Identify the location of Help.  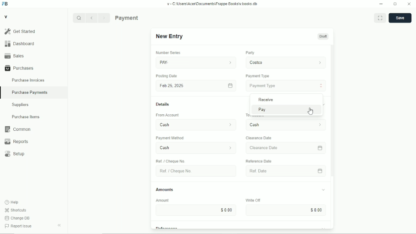
(12, 202).